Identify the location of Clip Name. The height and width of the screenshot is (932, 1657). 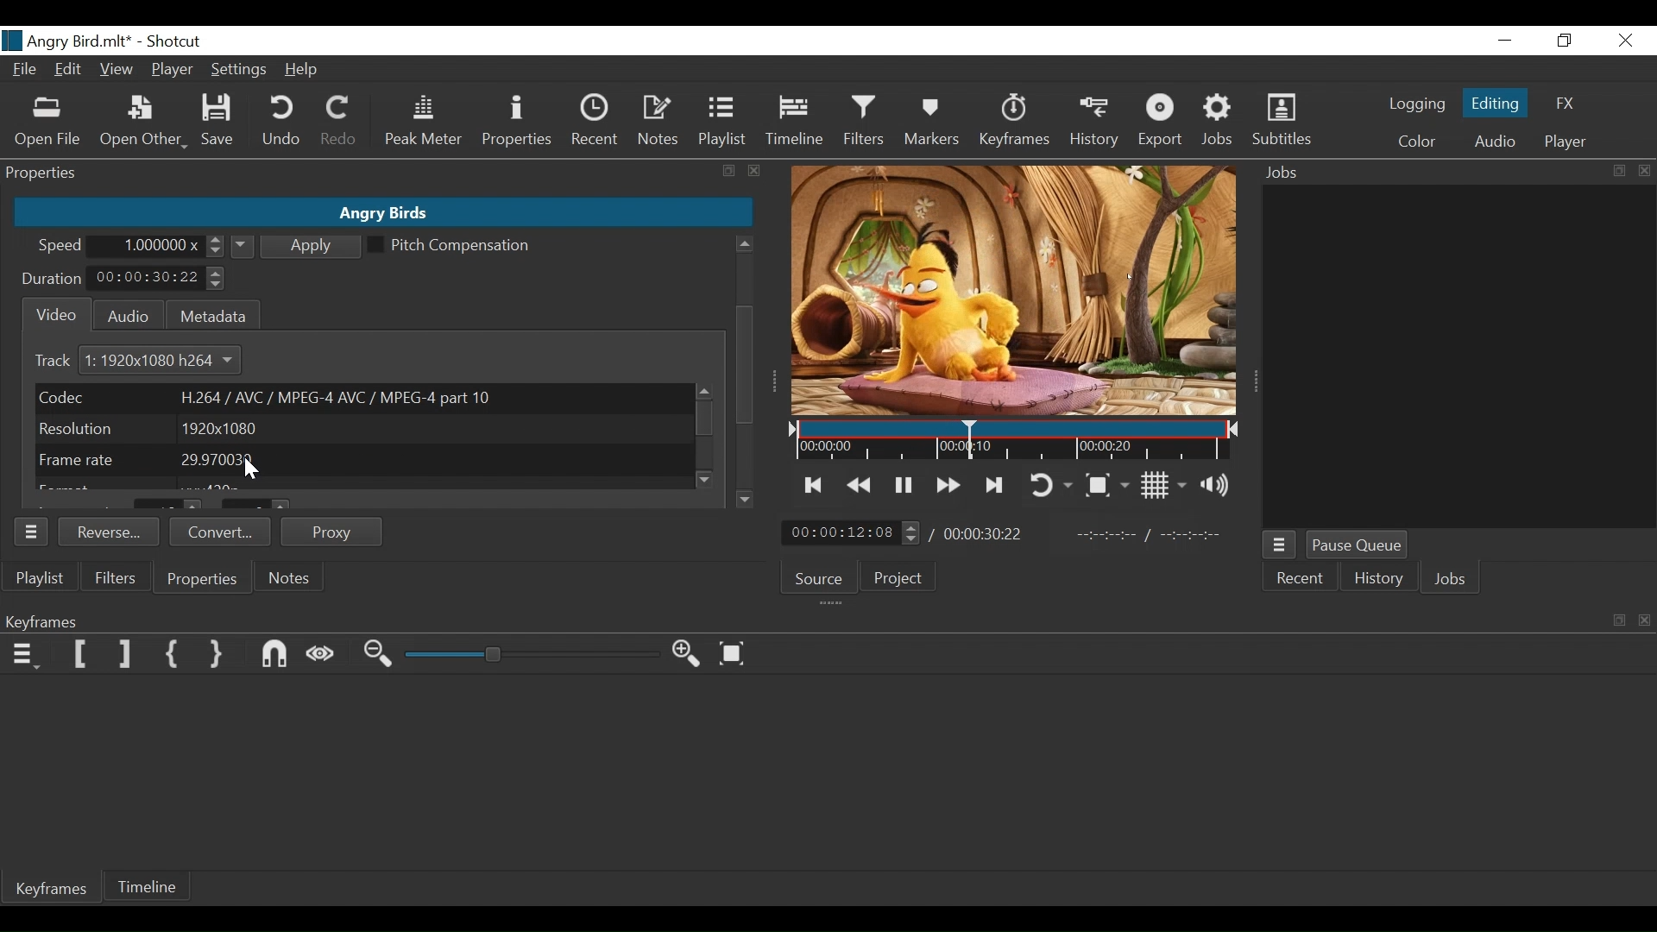
(381, 213).